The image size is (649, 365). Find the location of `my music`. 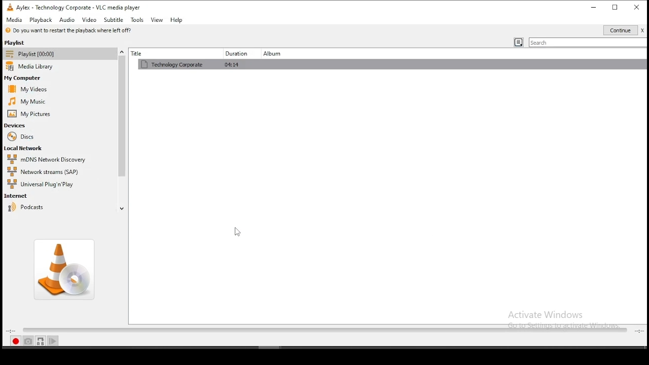

my music is located at coordinates (26, 100).